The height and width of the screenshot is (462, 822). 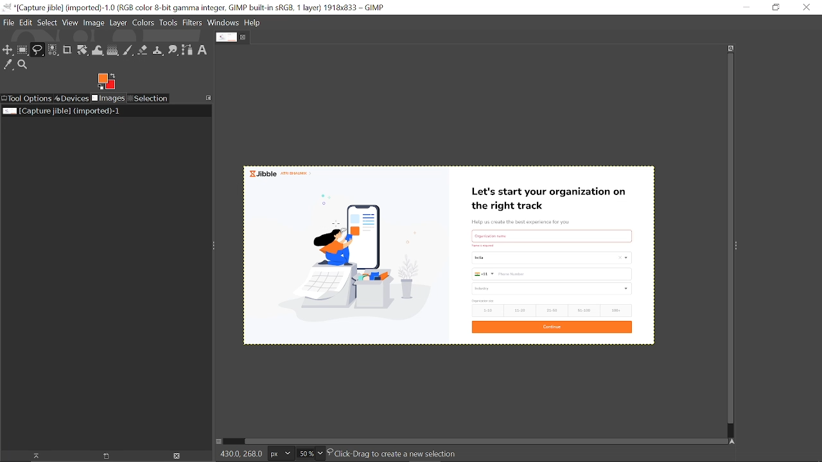 What do you see at coordinates (27, 22) in the screenshot?
I see `Edit` at bounding box center [27, 22].